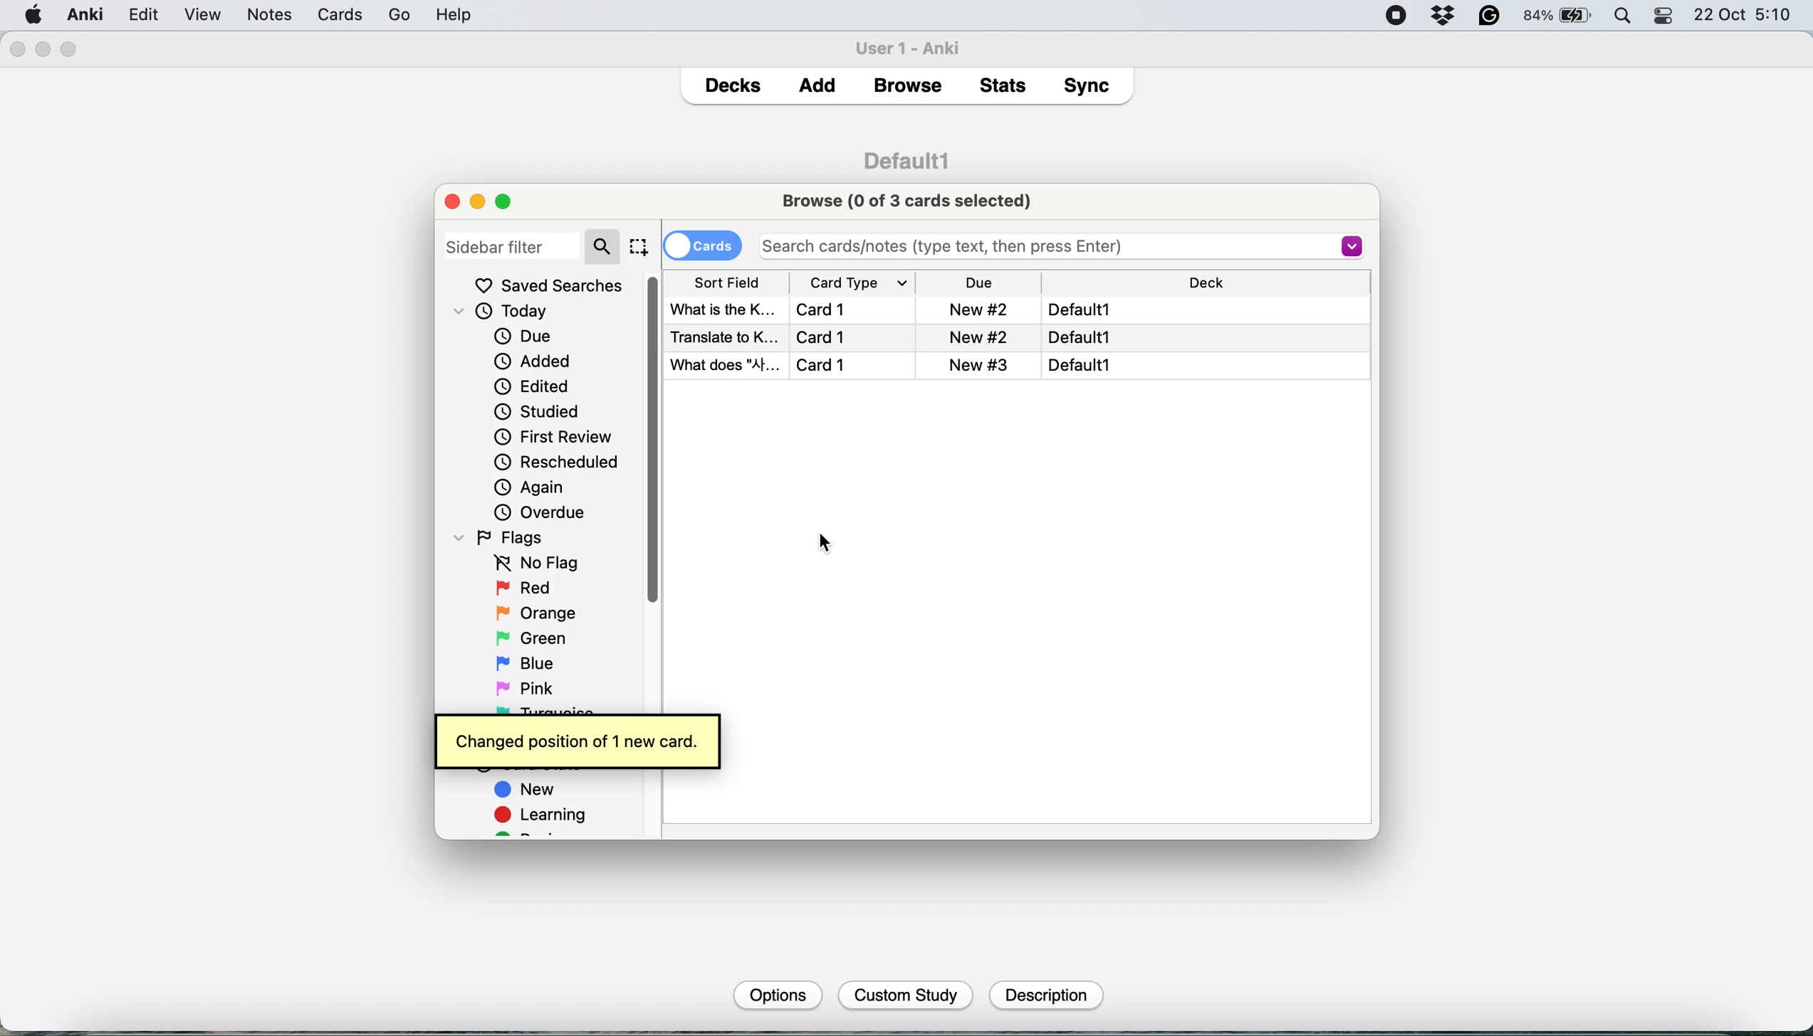  What do you see at coordinates (527, 791) in the screenshot?
I see `new` at bounding box center [527, 791].